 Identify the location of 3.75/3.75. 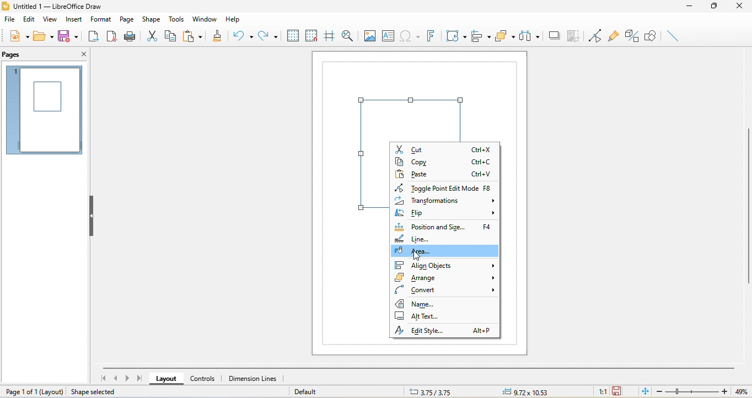
(428, 392).